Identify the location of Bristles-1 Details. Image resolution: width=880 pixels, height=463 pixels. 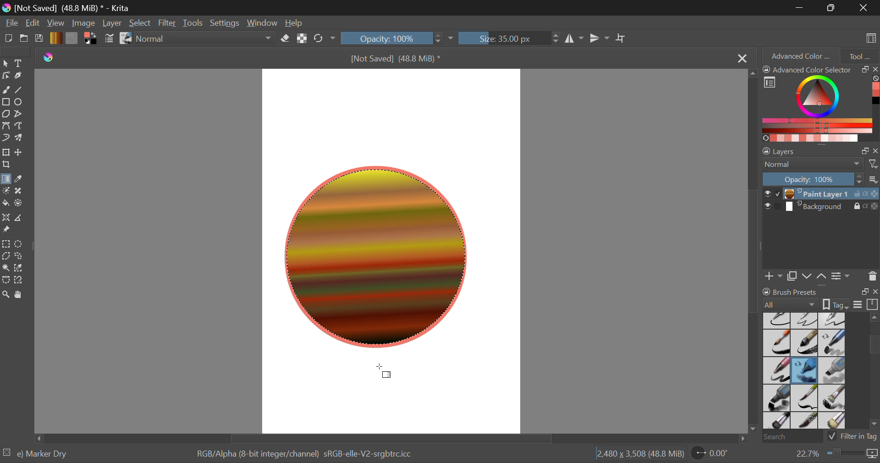
(805, 397).